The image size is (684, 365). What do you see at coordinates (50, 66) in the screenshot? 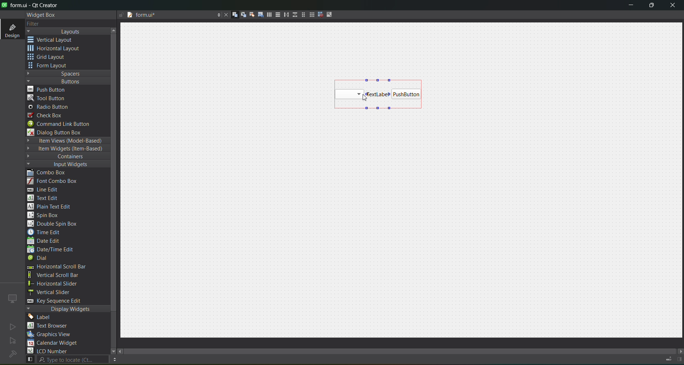
I see `form` at bounding box center [50, 66].